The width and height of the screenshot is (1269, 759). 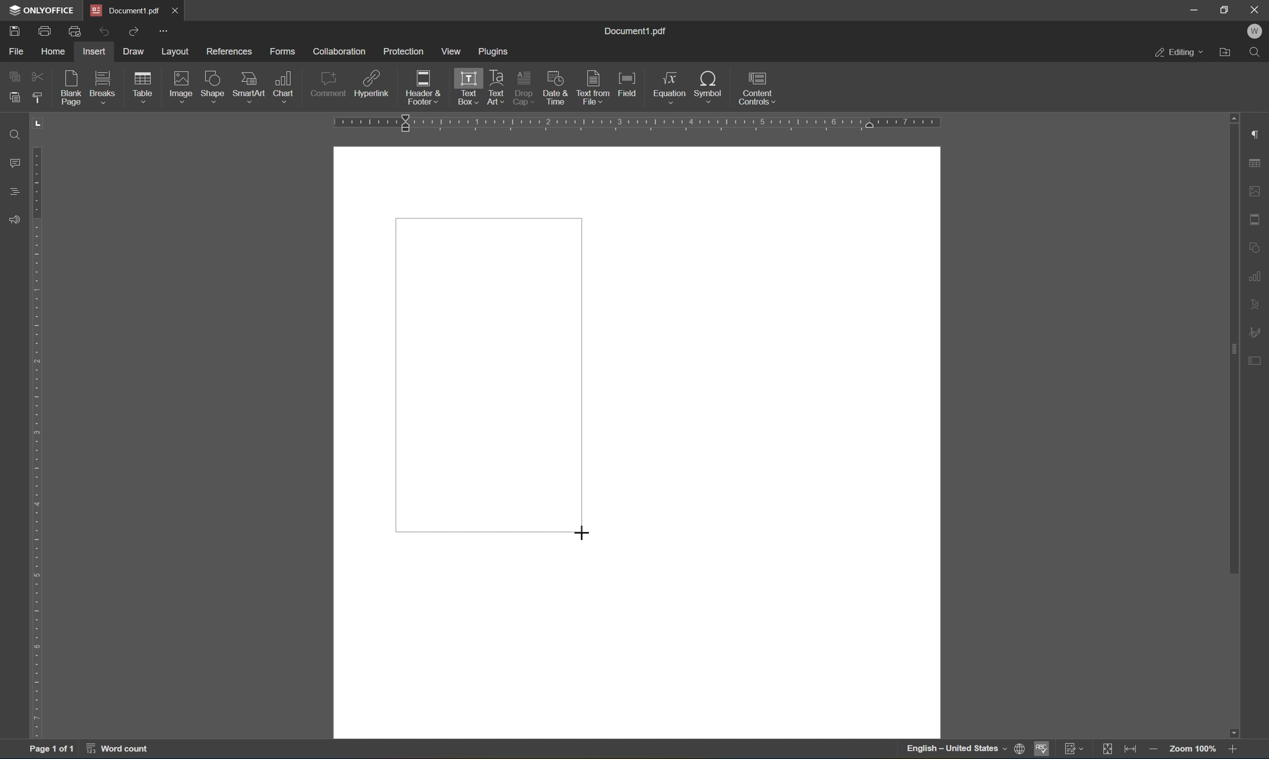 What do you see at coordinates (403, 51) in the screenshot?
I see `protection` at bounding box center [403, 51].